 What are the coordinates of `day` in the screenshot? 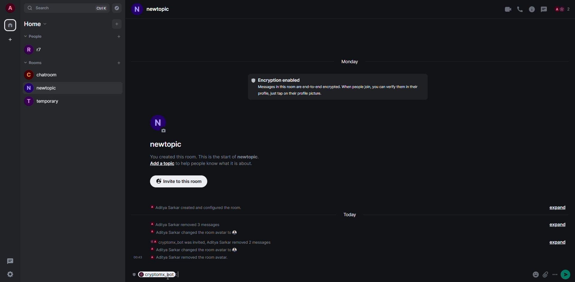 It's located at (351, 62).